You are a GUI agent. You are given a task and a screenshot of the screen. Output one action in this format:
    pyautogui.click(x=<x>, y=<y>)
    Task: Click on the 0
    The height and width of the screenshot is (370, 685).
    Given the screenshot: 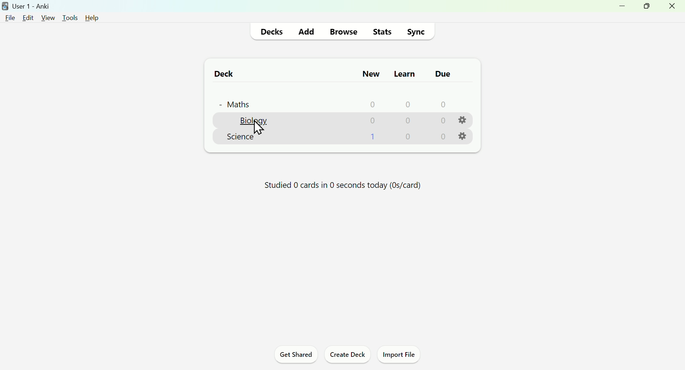 What is the action you would take?
    pyautogui.click(x=409, y=137)
    